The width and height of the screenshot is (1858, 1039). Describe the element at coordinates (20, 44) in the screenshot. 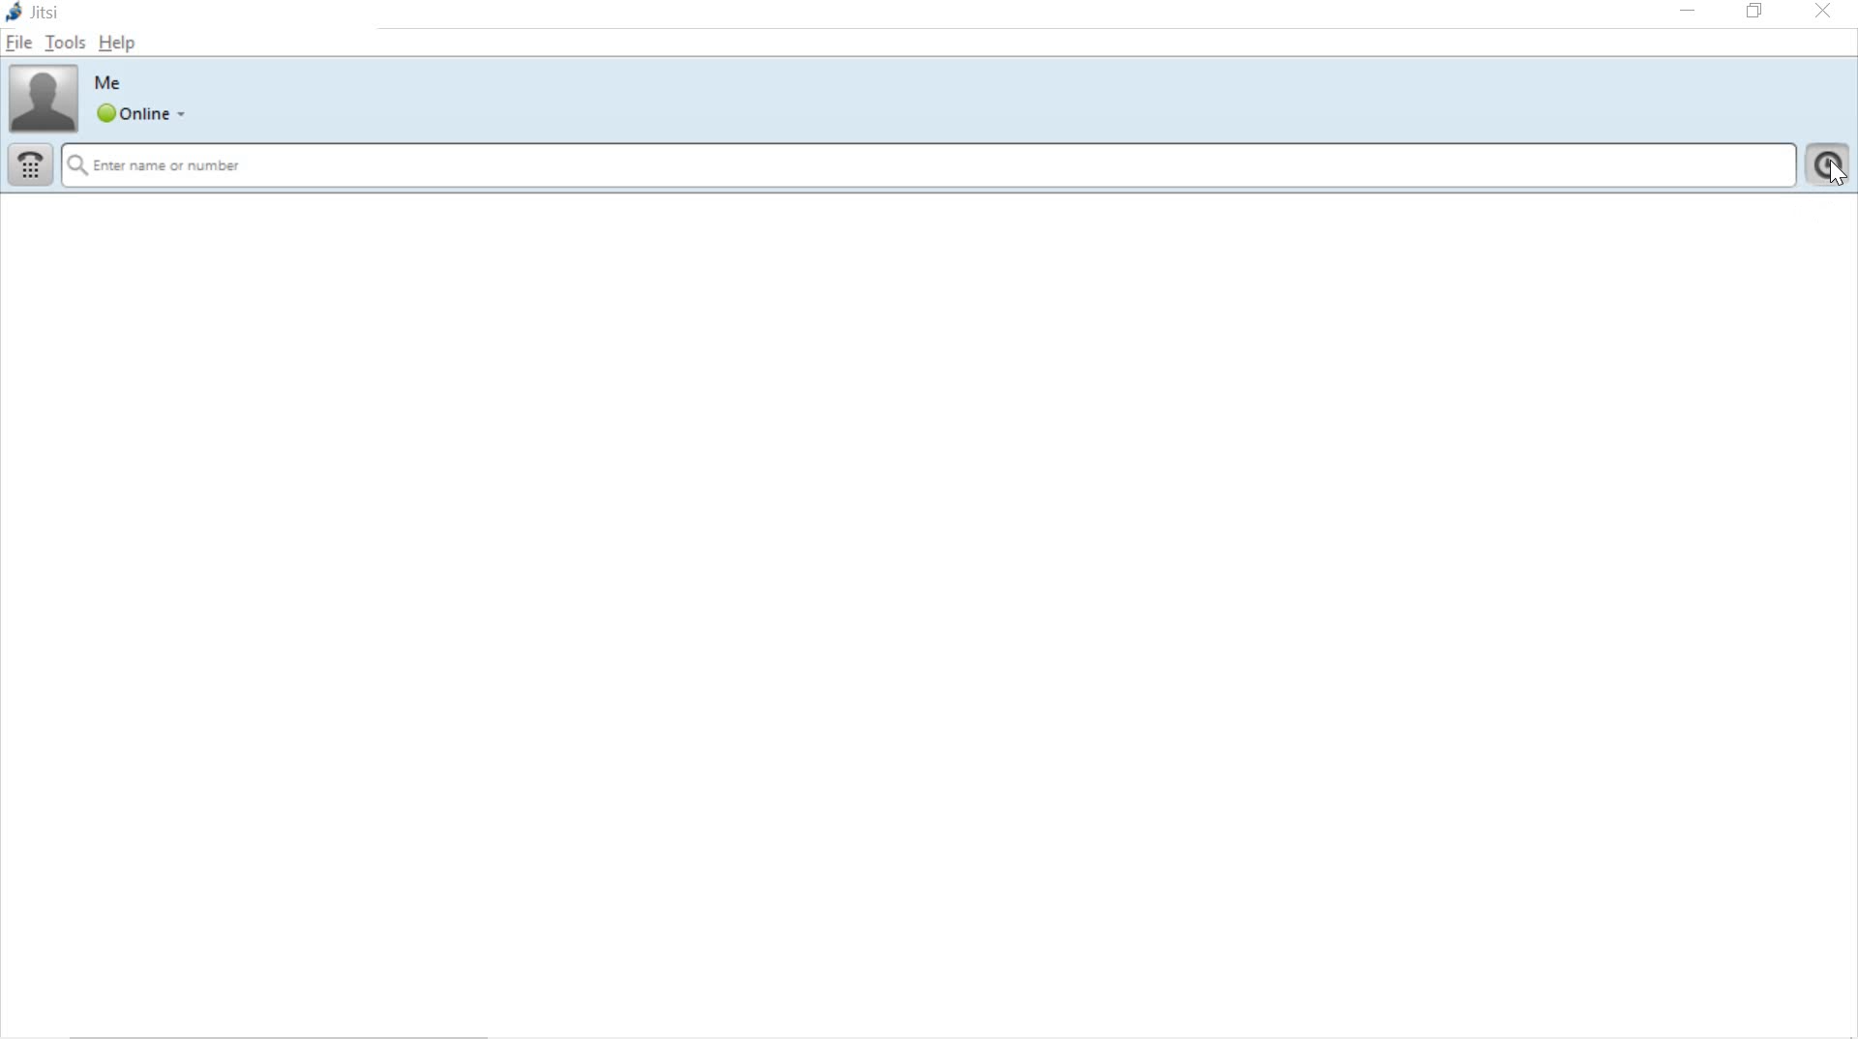

I see `file` at that location.